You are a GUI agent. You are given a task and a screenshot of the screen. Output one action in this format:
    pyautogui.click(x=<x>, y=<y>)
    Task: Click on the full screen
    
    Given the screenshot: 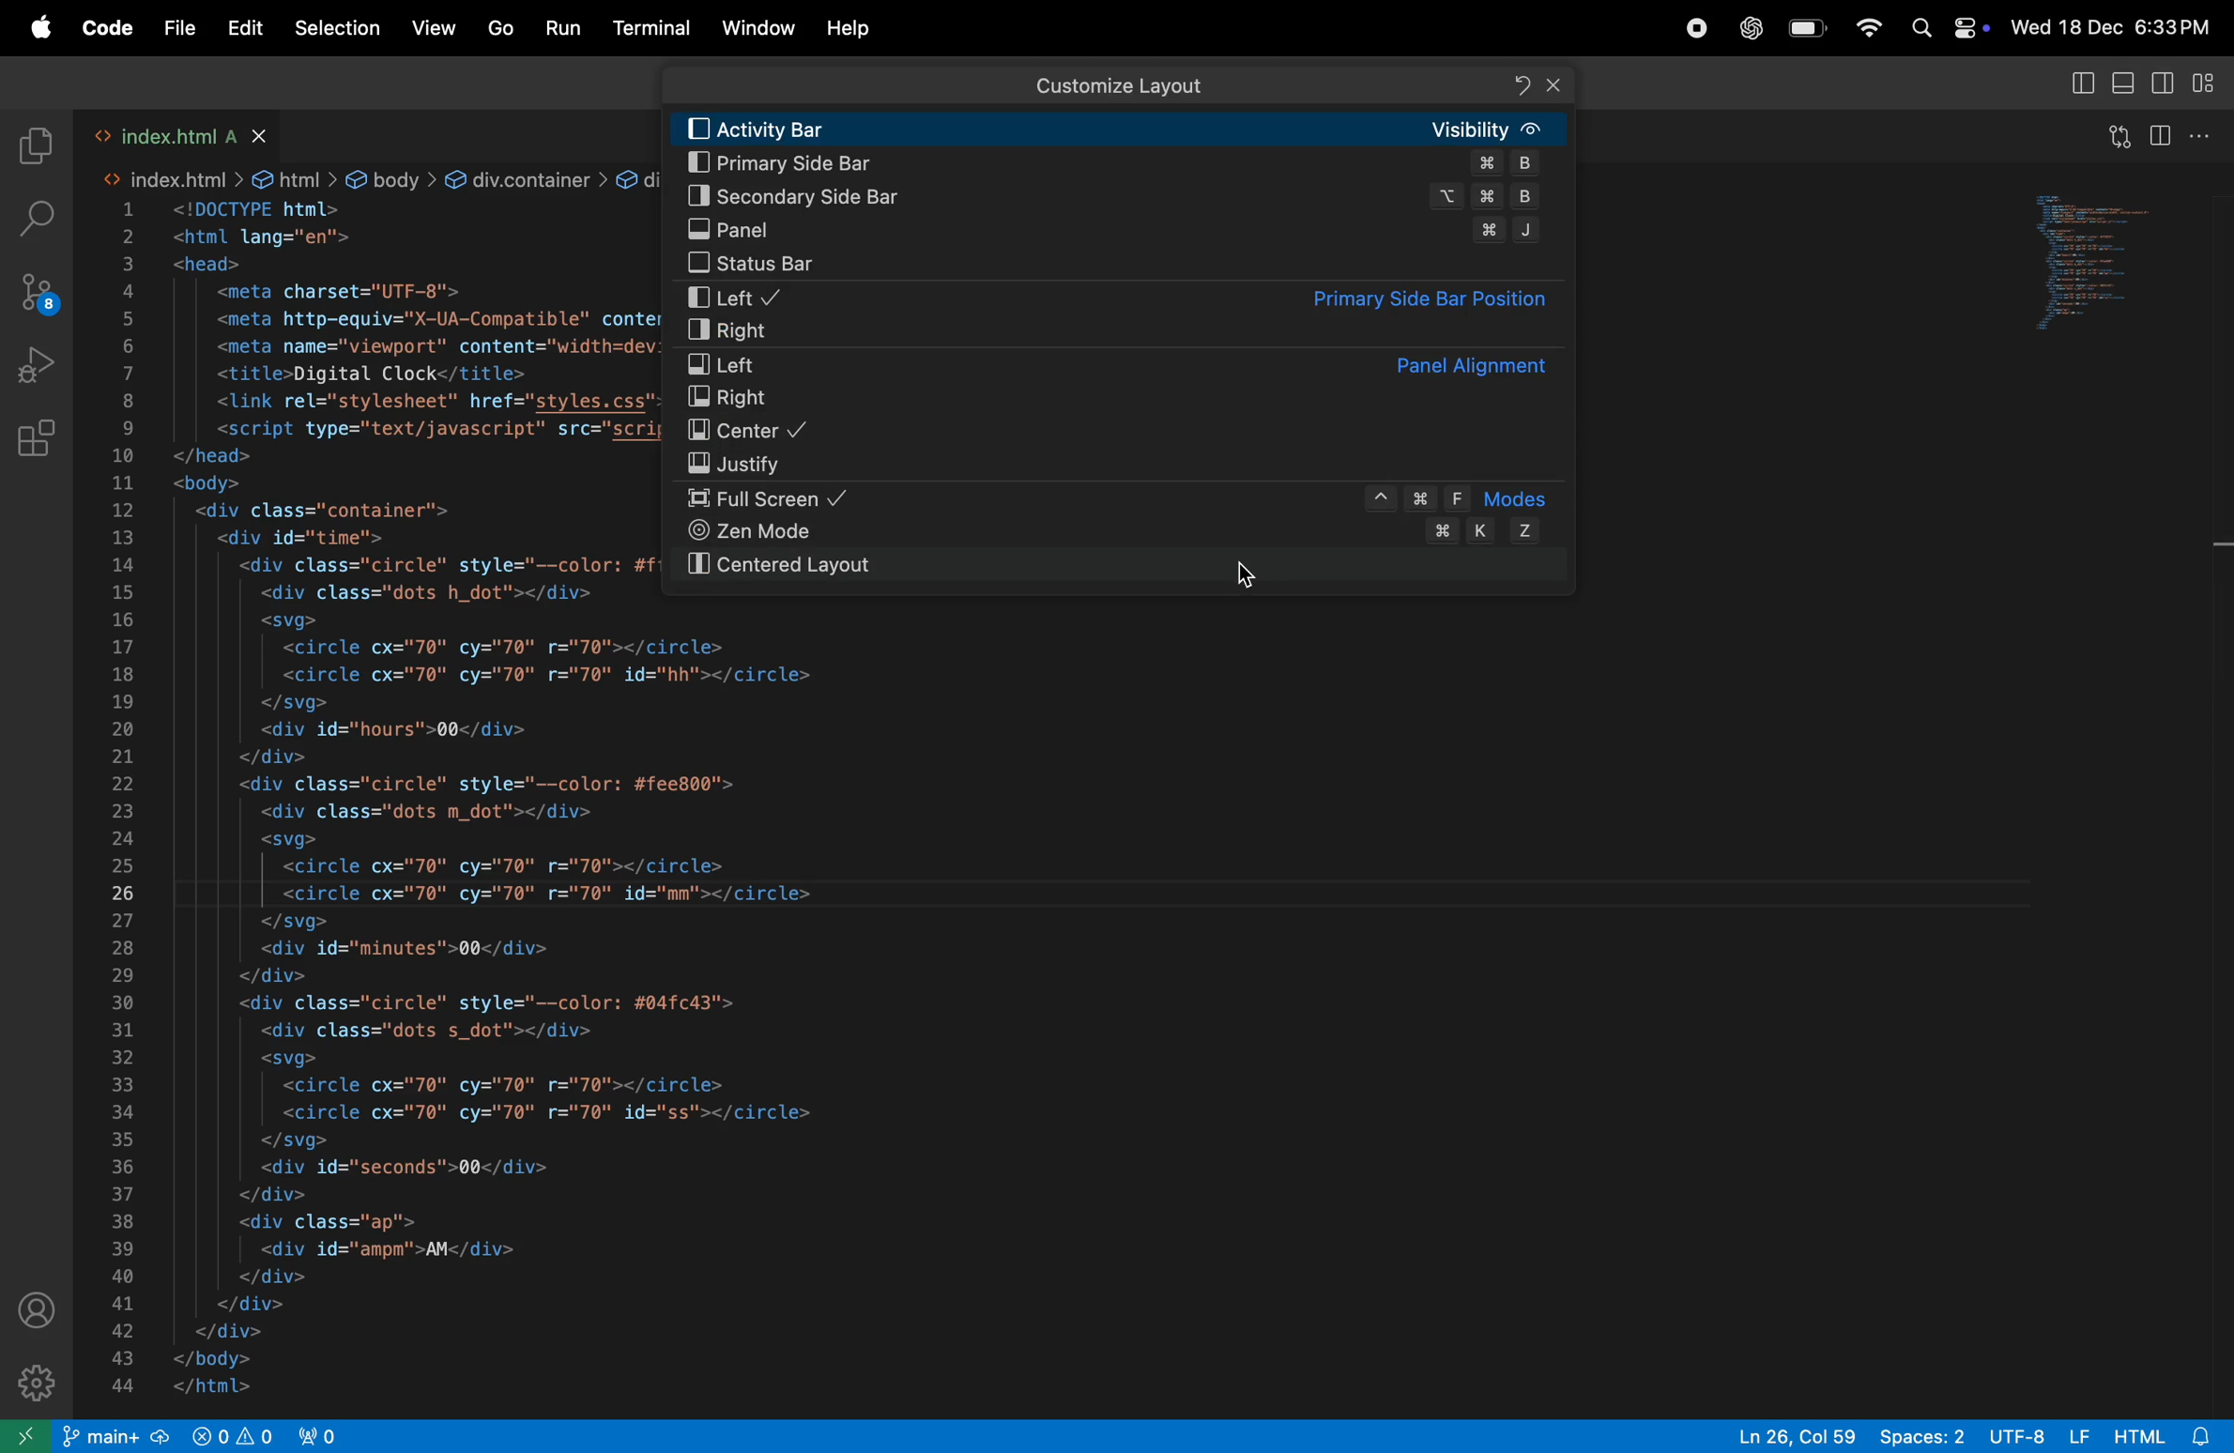 What is the action you would take?
    pyautogui.click(x=1125, y=499)
    